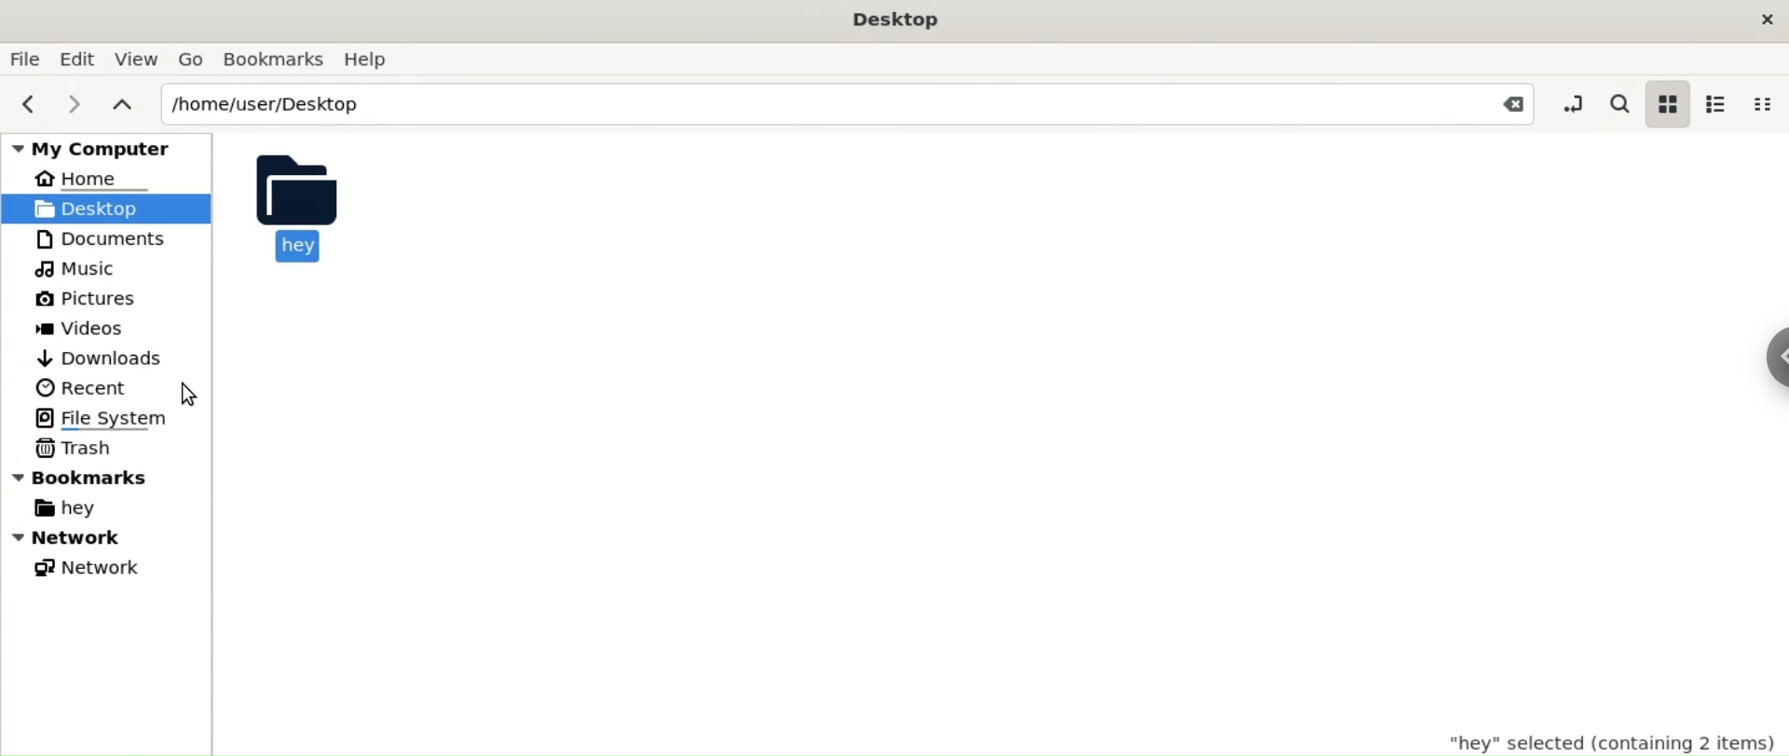 This screenshot has width=1789, height=756. What do you see at coordinates (101, 238) in the screenshot?
I see `Documents` at bounding box center [101, 238].